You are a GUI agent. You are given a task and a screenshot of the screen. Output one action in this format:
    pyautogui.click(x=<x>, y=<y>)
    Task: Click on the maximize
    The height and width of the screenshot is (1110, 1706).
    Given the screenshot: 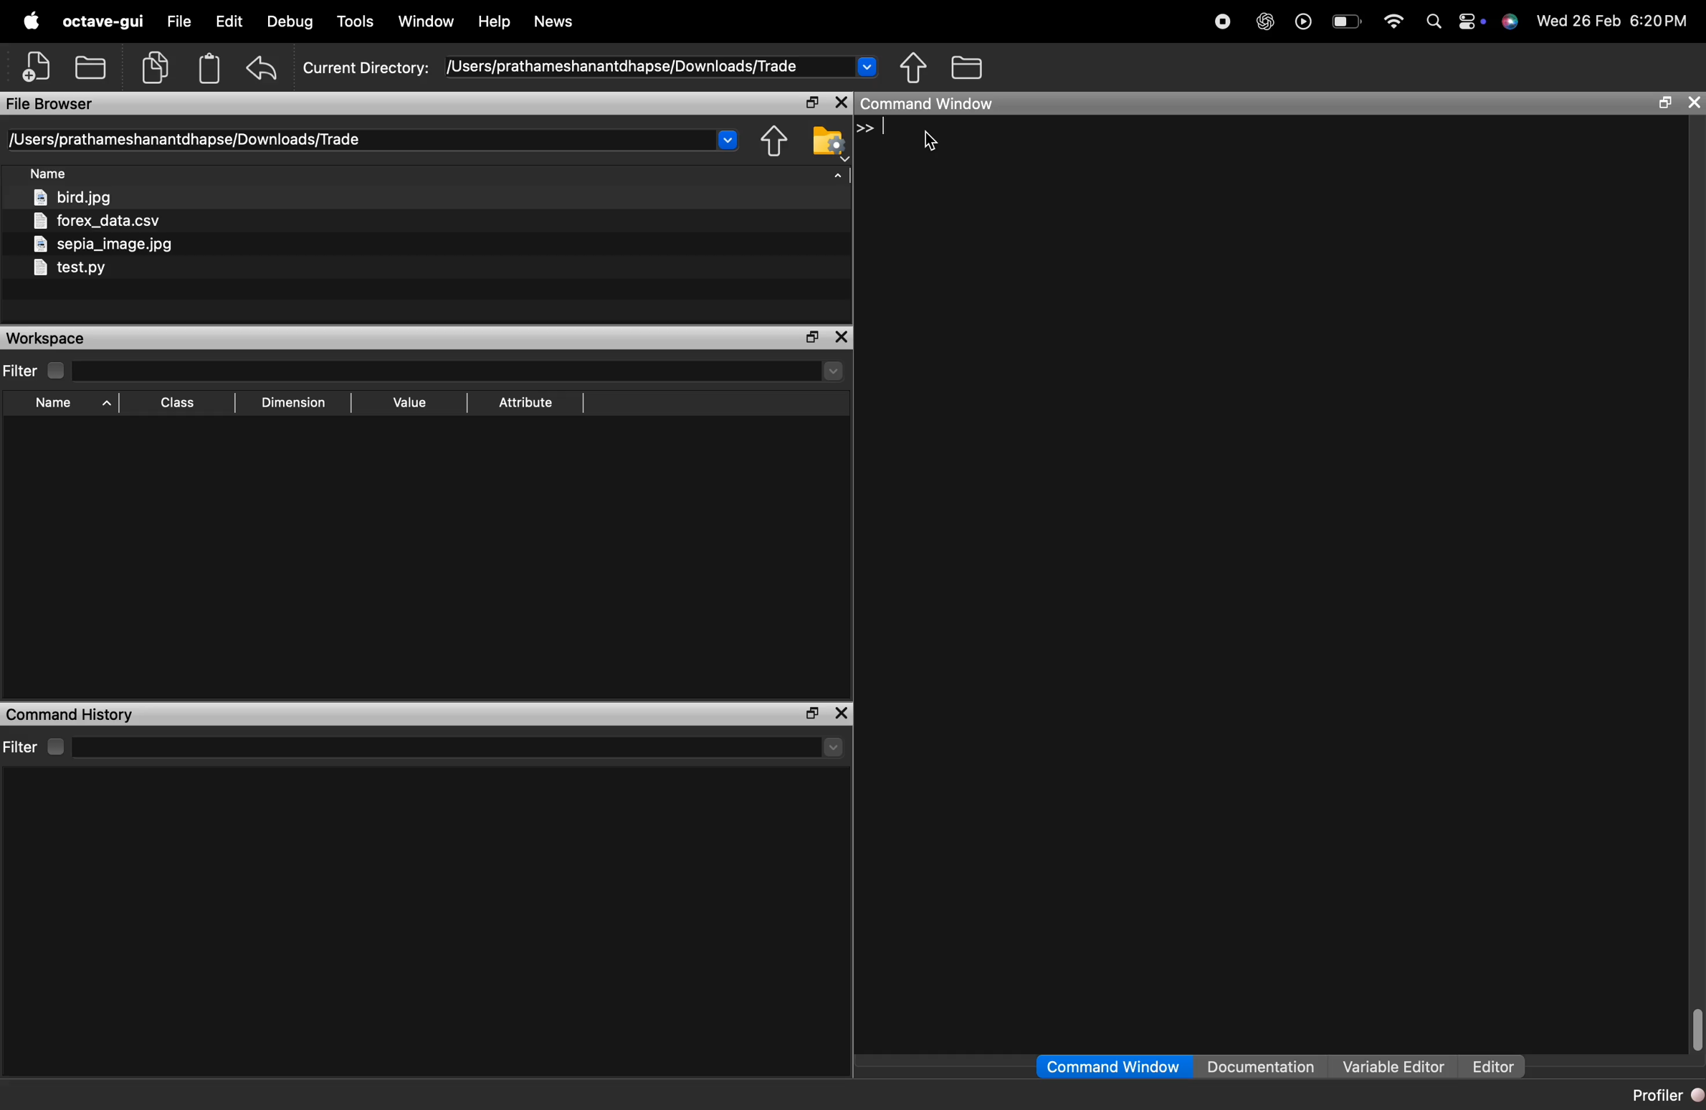 What is the action you would take?
    pyautogui.click(x=811, y=338)
    